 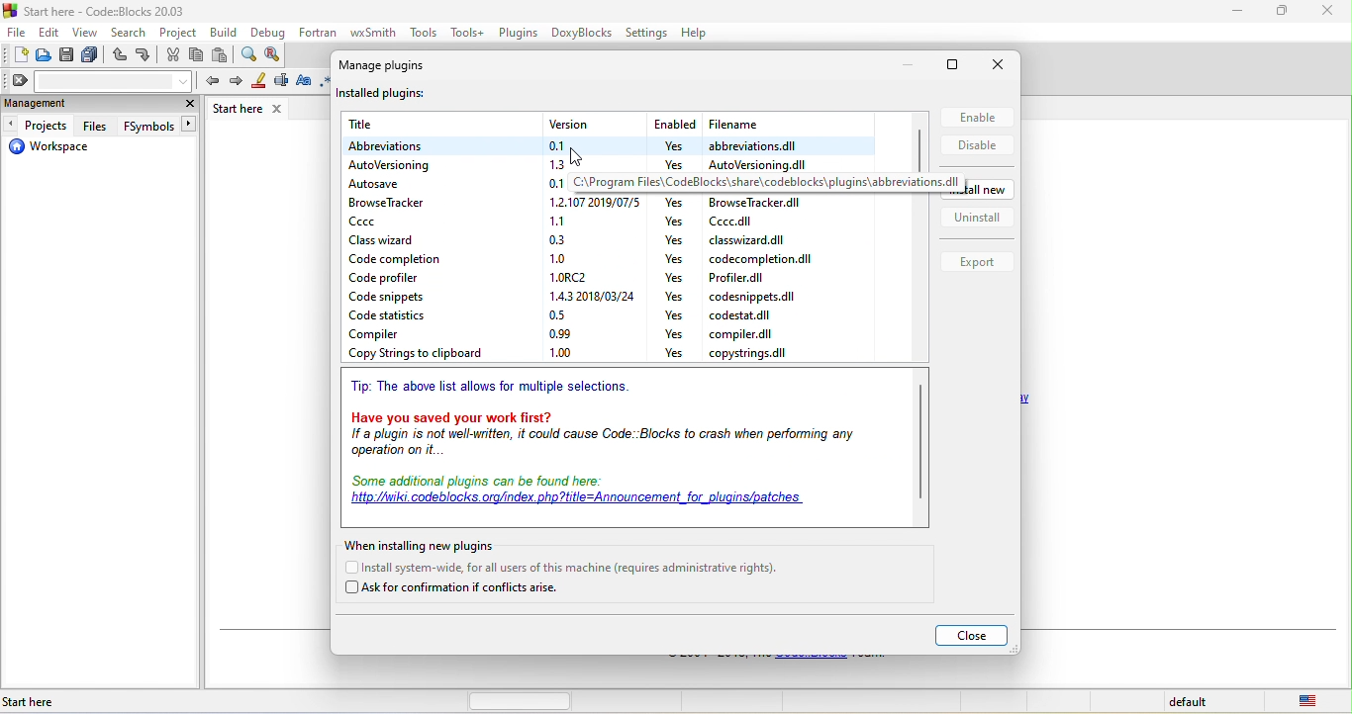 I want to click on yes, so click(x=679, y=239).